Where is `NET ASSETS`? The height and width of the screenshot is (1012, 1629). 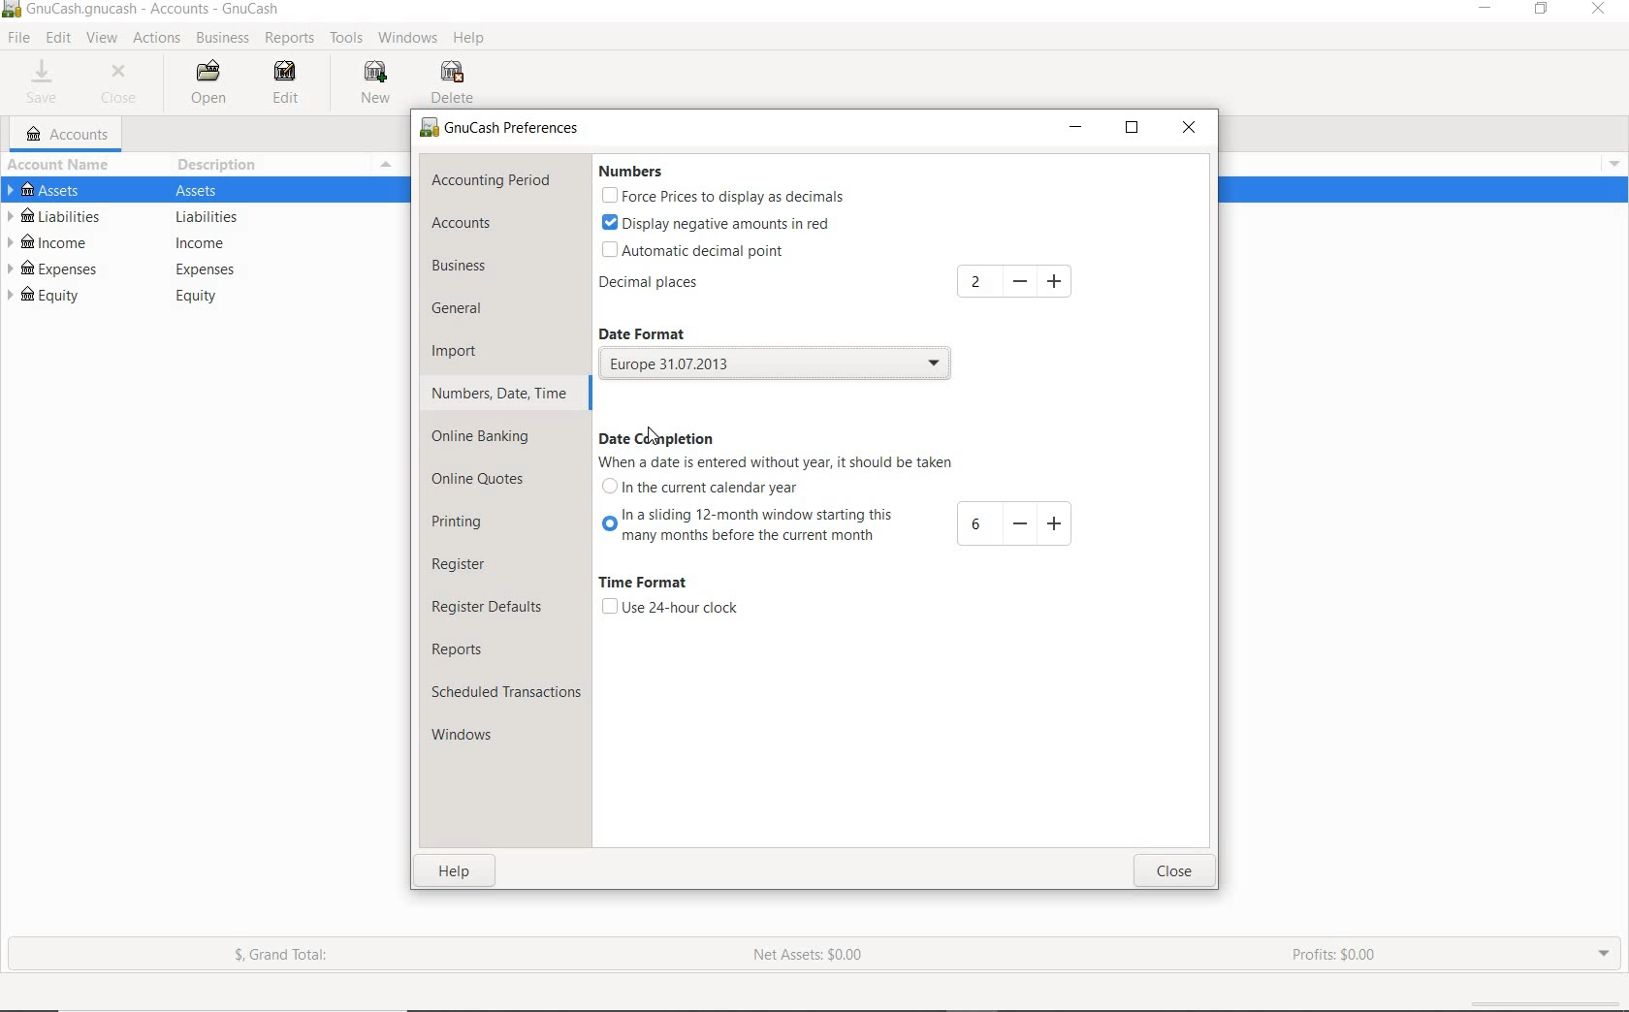
NET ASSETS is located at coordinates (808, 961).